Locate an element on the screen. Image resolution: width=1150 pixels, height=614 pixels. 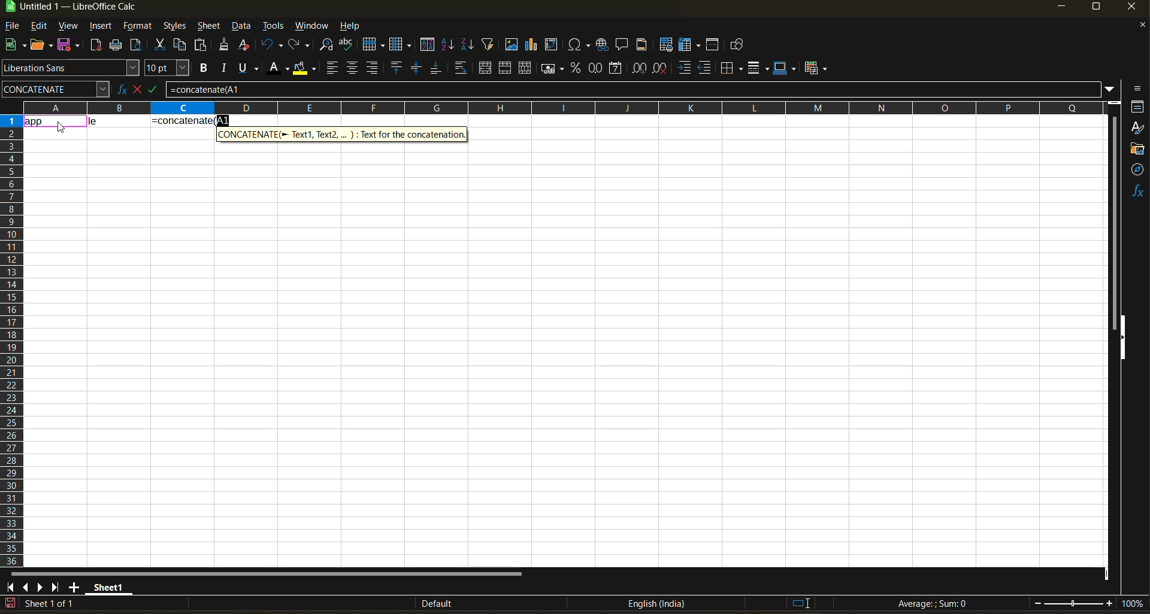
autofilter is located at coordinates (488, 43).